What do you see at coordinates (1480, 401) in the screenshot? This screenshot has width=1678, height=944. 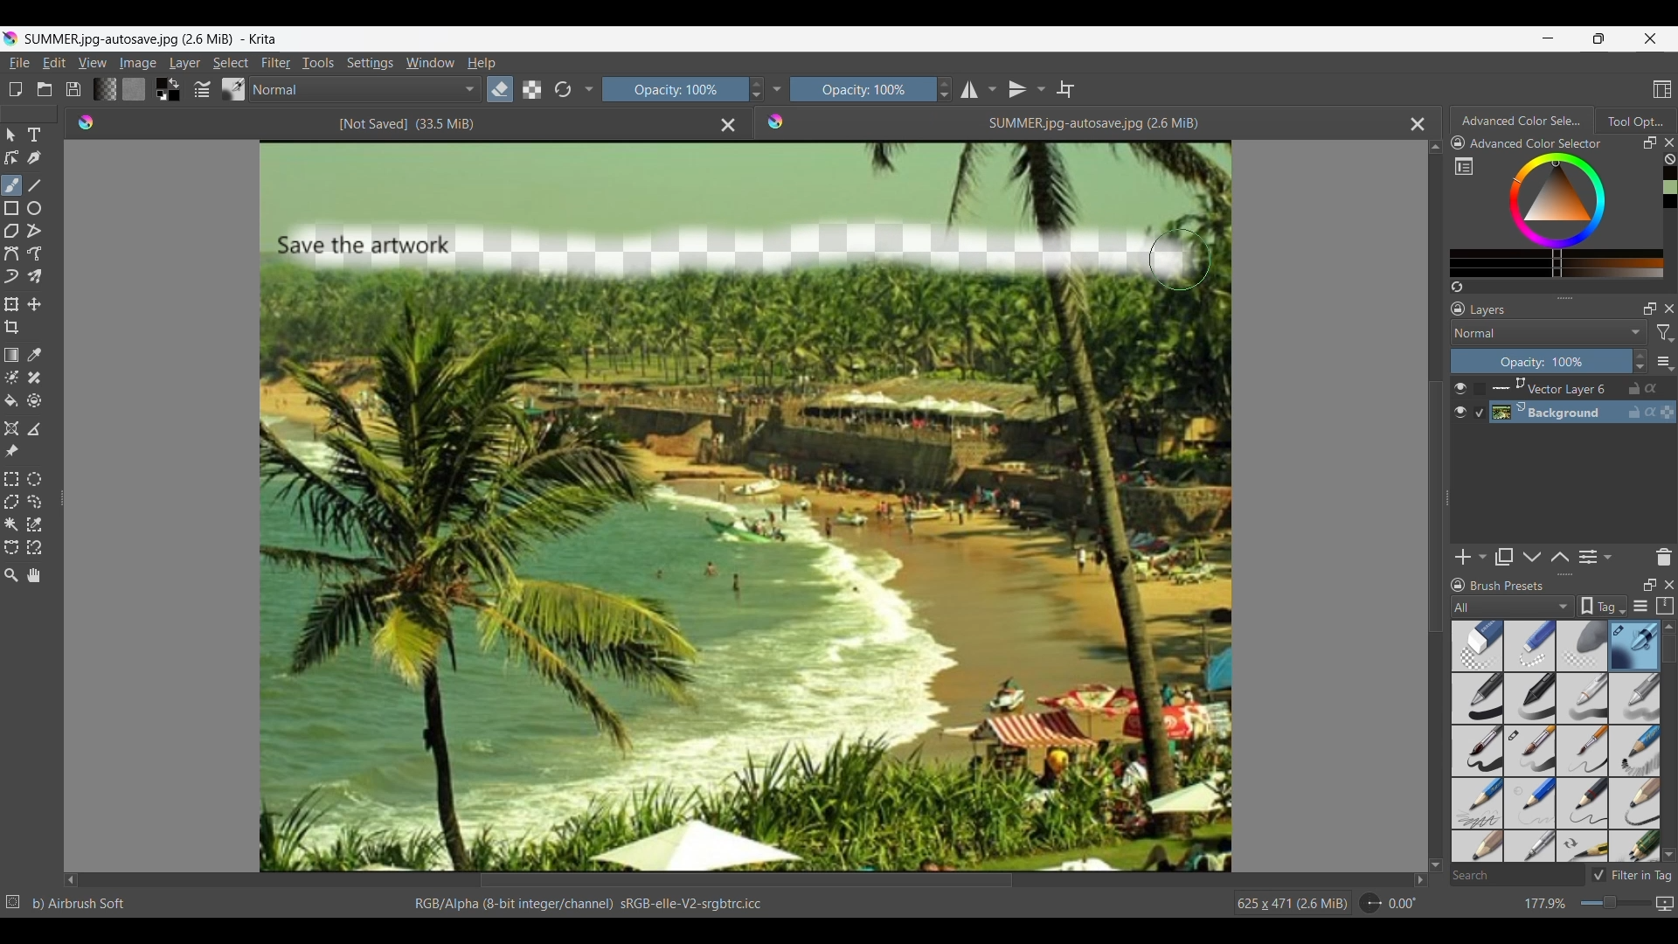 I see `Indicates respective background is selected` at bounding box center [1480, 401].